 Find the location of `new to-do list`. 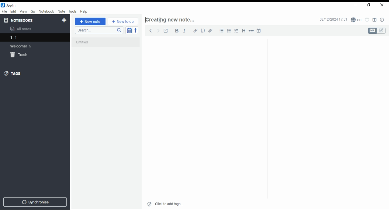

new to-do list is located at coordinates (123, 22).